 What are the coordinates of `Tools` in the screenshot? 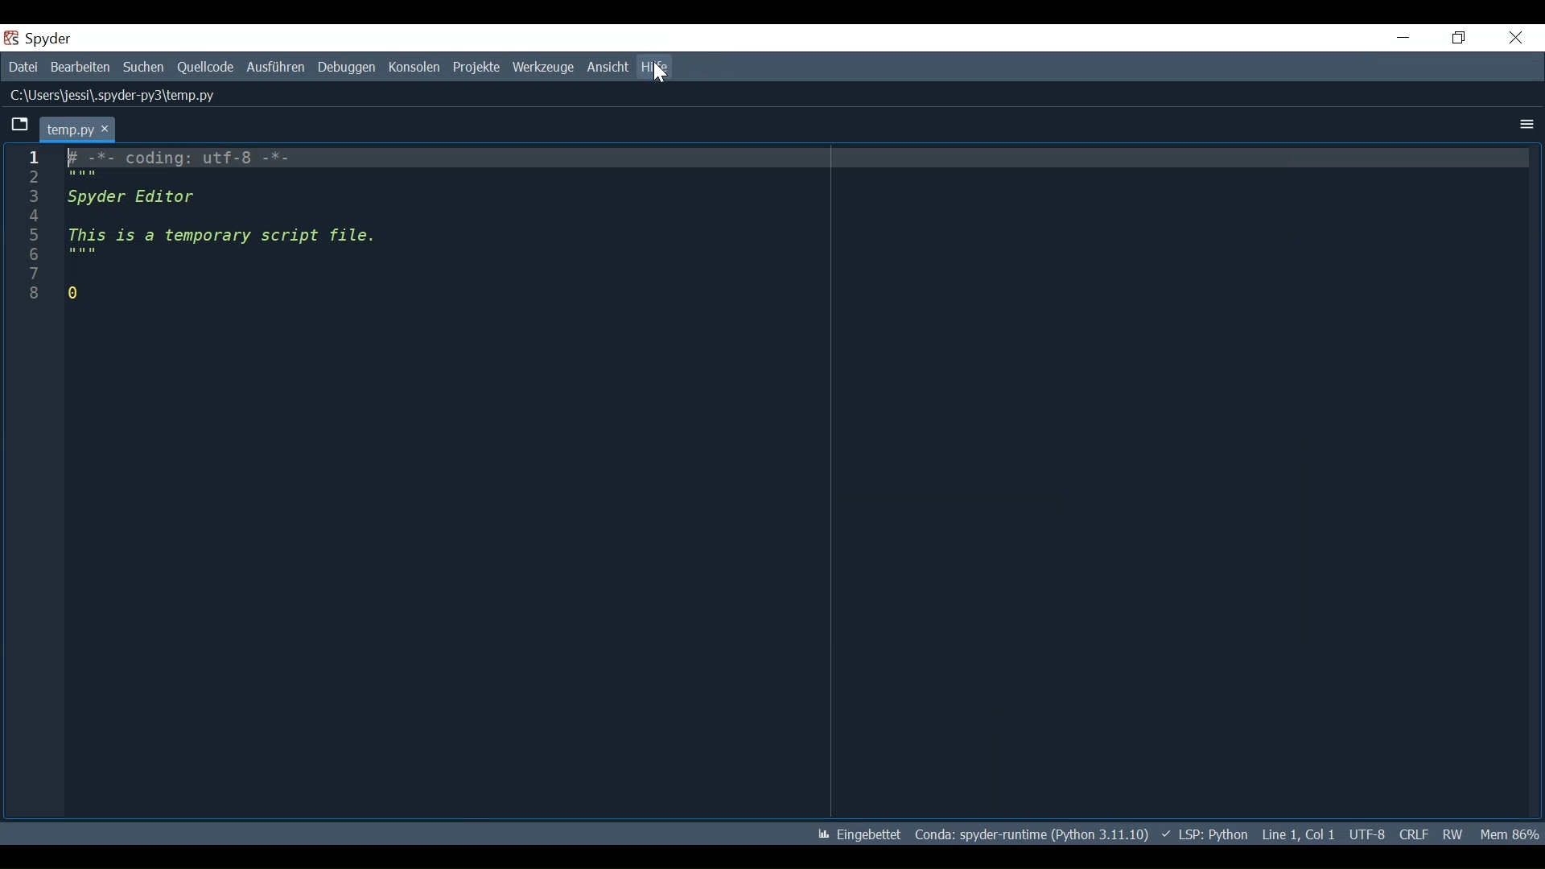 It's located at (544, 68).